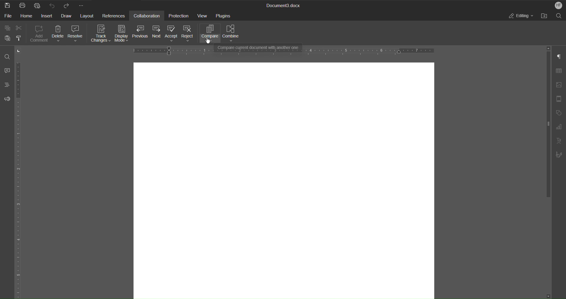 Image resolution: width=566 pixels, height=299 pixels. What do you see at coordinates (6, 98) in the screenshot?
I see `Feedback and Support` at bounding box center [6, 98].